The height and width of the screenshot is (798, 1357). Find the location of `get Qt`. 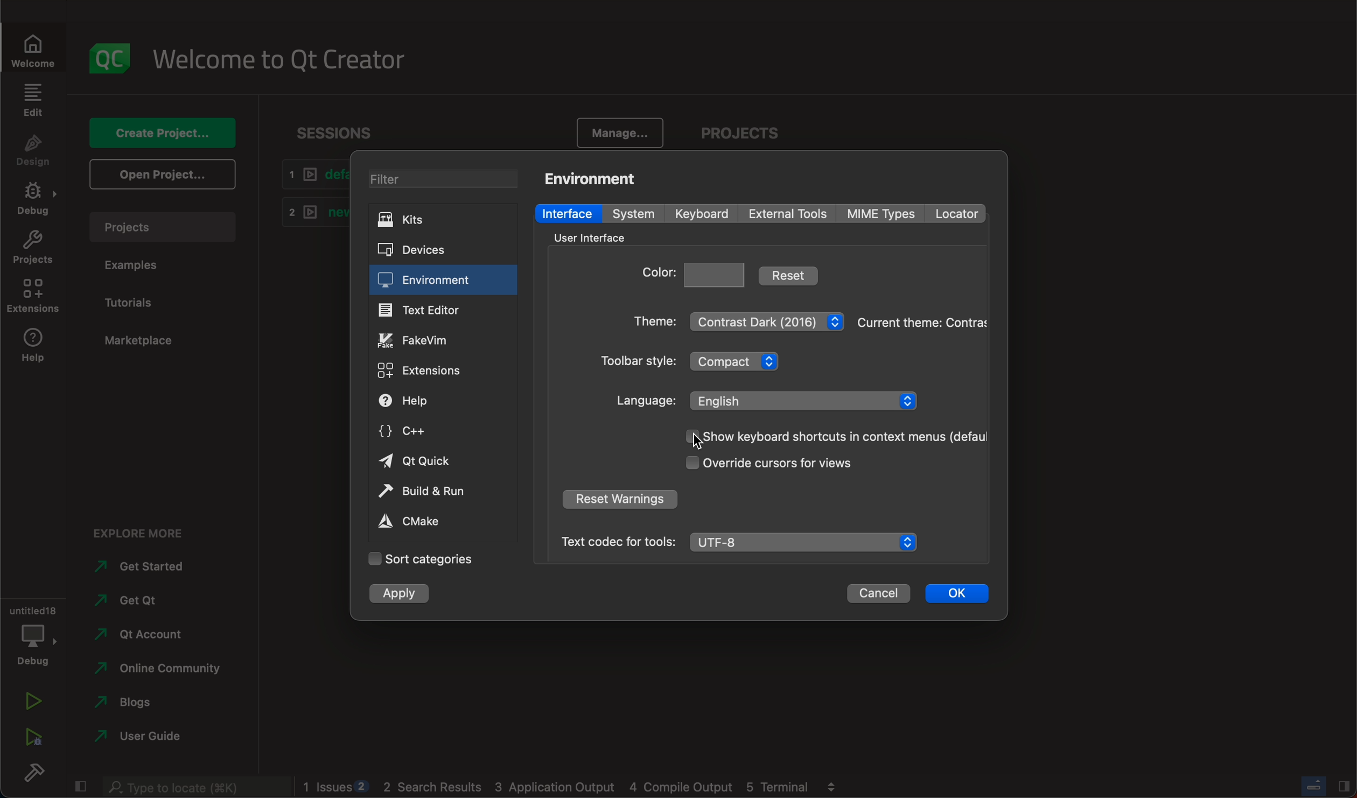

get Qt is located at coordinates (155, 601).